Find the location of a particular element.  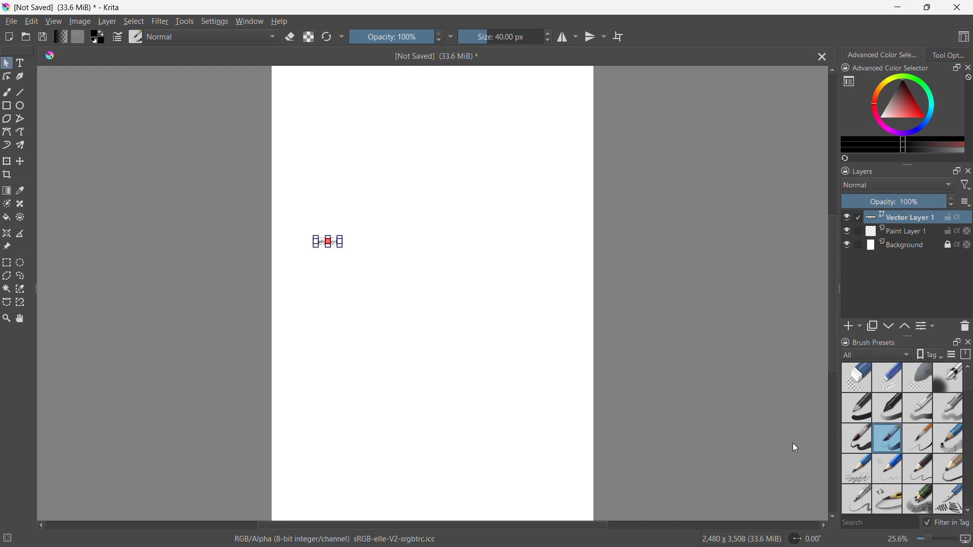

sketch pencil is located at coordinates (947, 439).